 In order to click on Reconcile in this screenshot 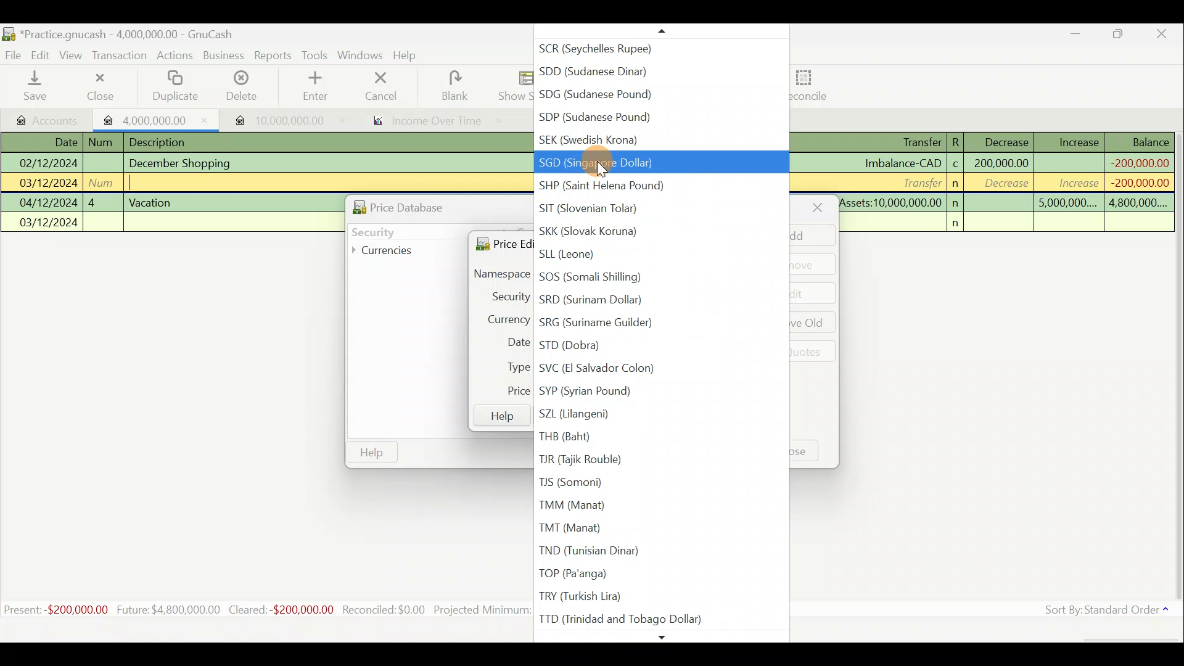, I will do `click(806, 86)`.